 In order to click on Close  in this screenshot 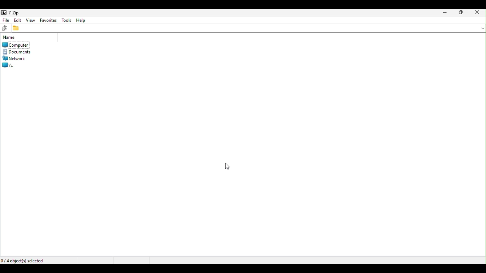, I will do `click(477, 14)`.